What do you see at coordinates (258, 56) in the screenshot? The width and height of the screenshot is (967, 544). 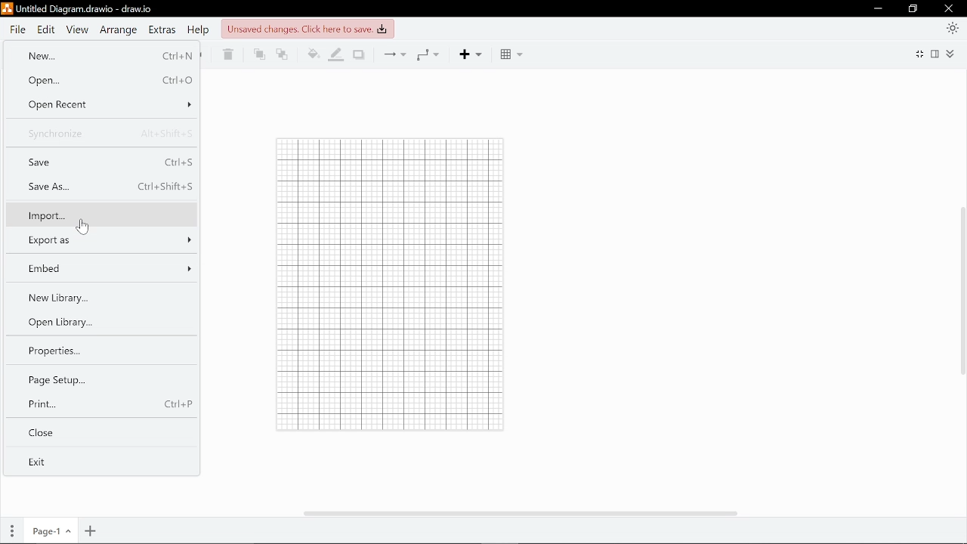 I see `To front` at bounding box center [258, 56].